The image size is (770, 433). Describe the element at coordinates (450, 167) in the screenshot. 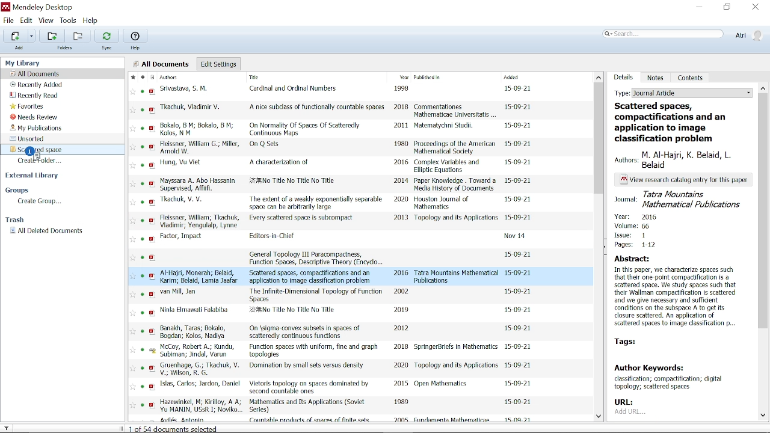

I see `Complex Variables and
Elliptic Equations.` at that location.